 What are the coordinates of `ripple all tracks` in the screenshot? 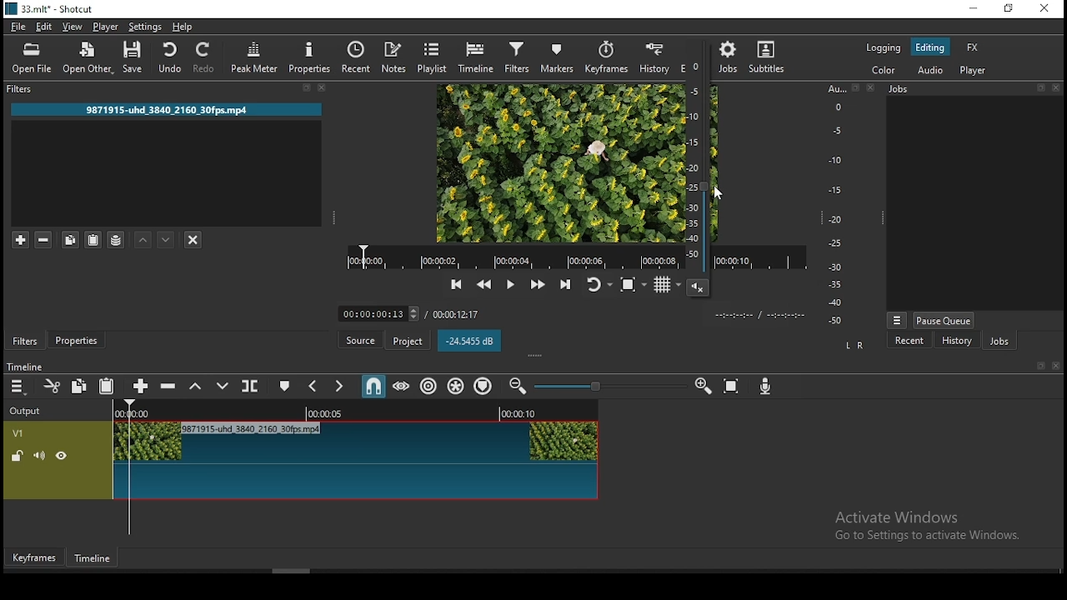 It's located at (455, 386).